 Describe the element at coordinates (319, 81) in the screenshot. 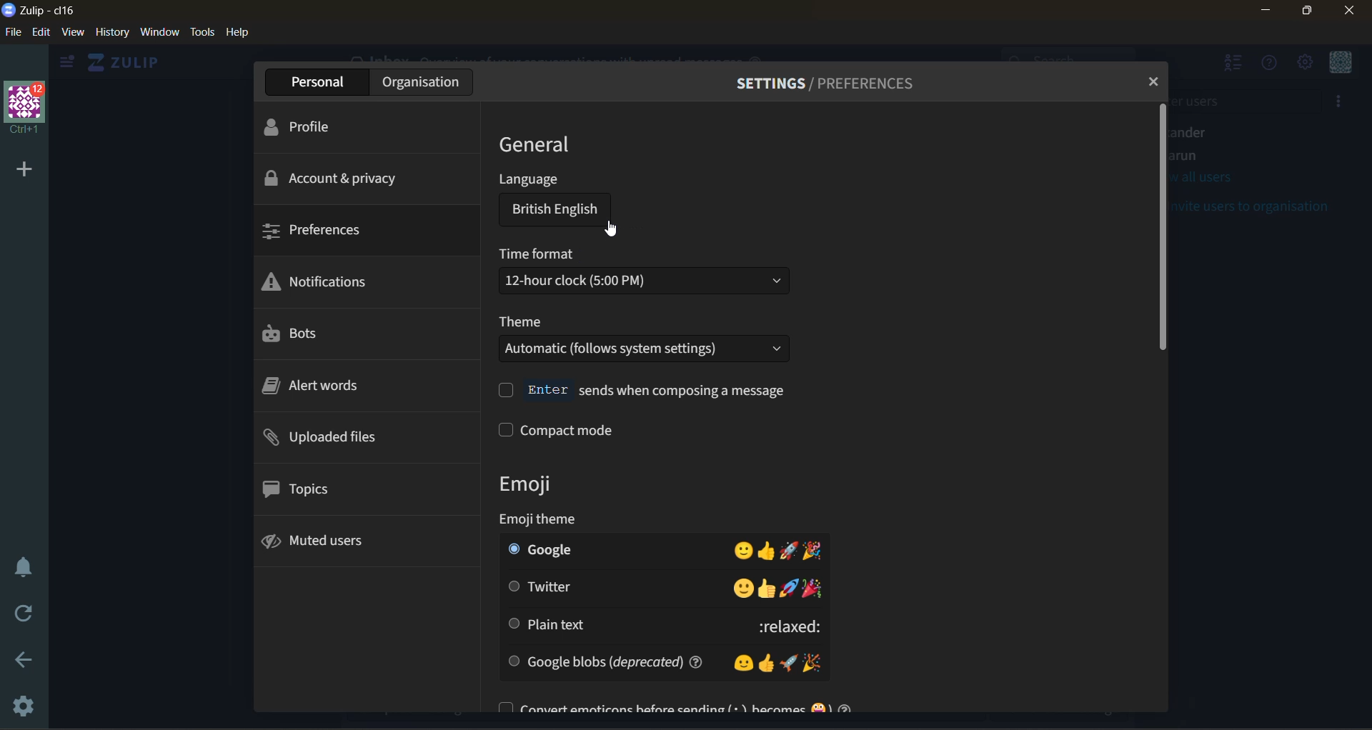

I see `personal` at that location.